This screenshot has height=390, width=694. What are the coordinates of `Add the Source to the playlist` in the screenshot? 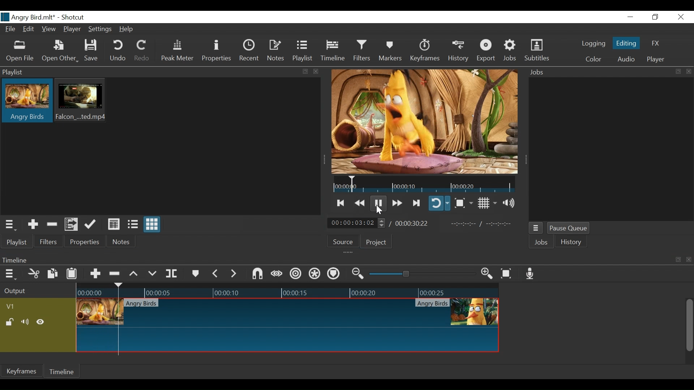 It's located at (32, 224).